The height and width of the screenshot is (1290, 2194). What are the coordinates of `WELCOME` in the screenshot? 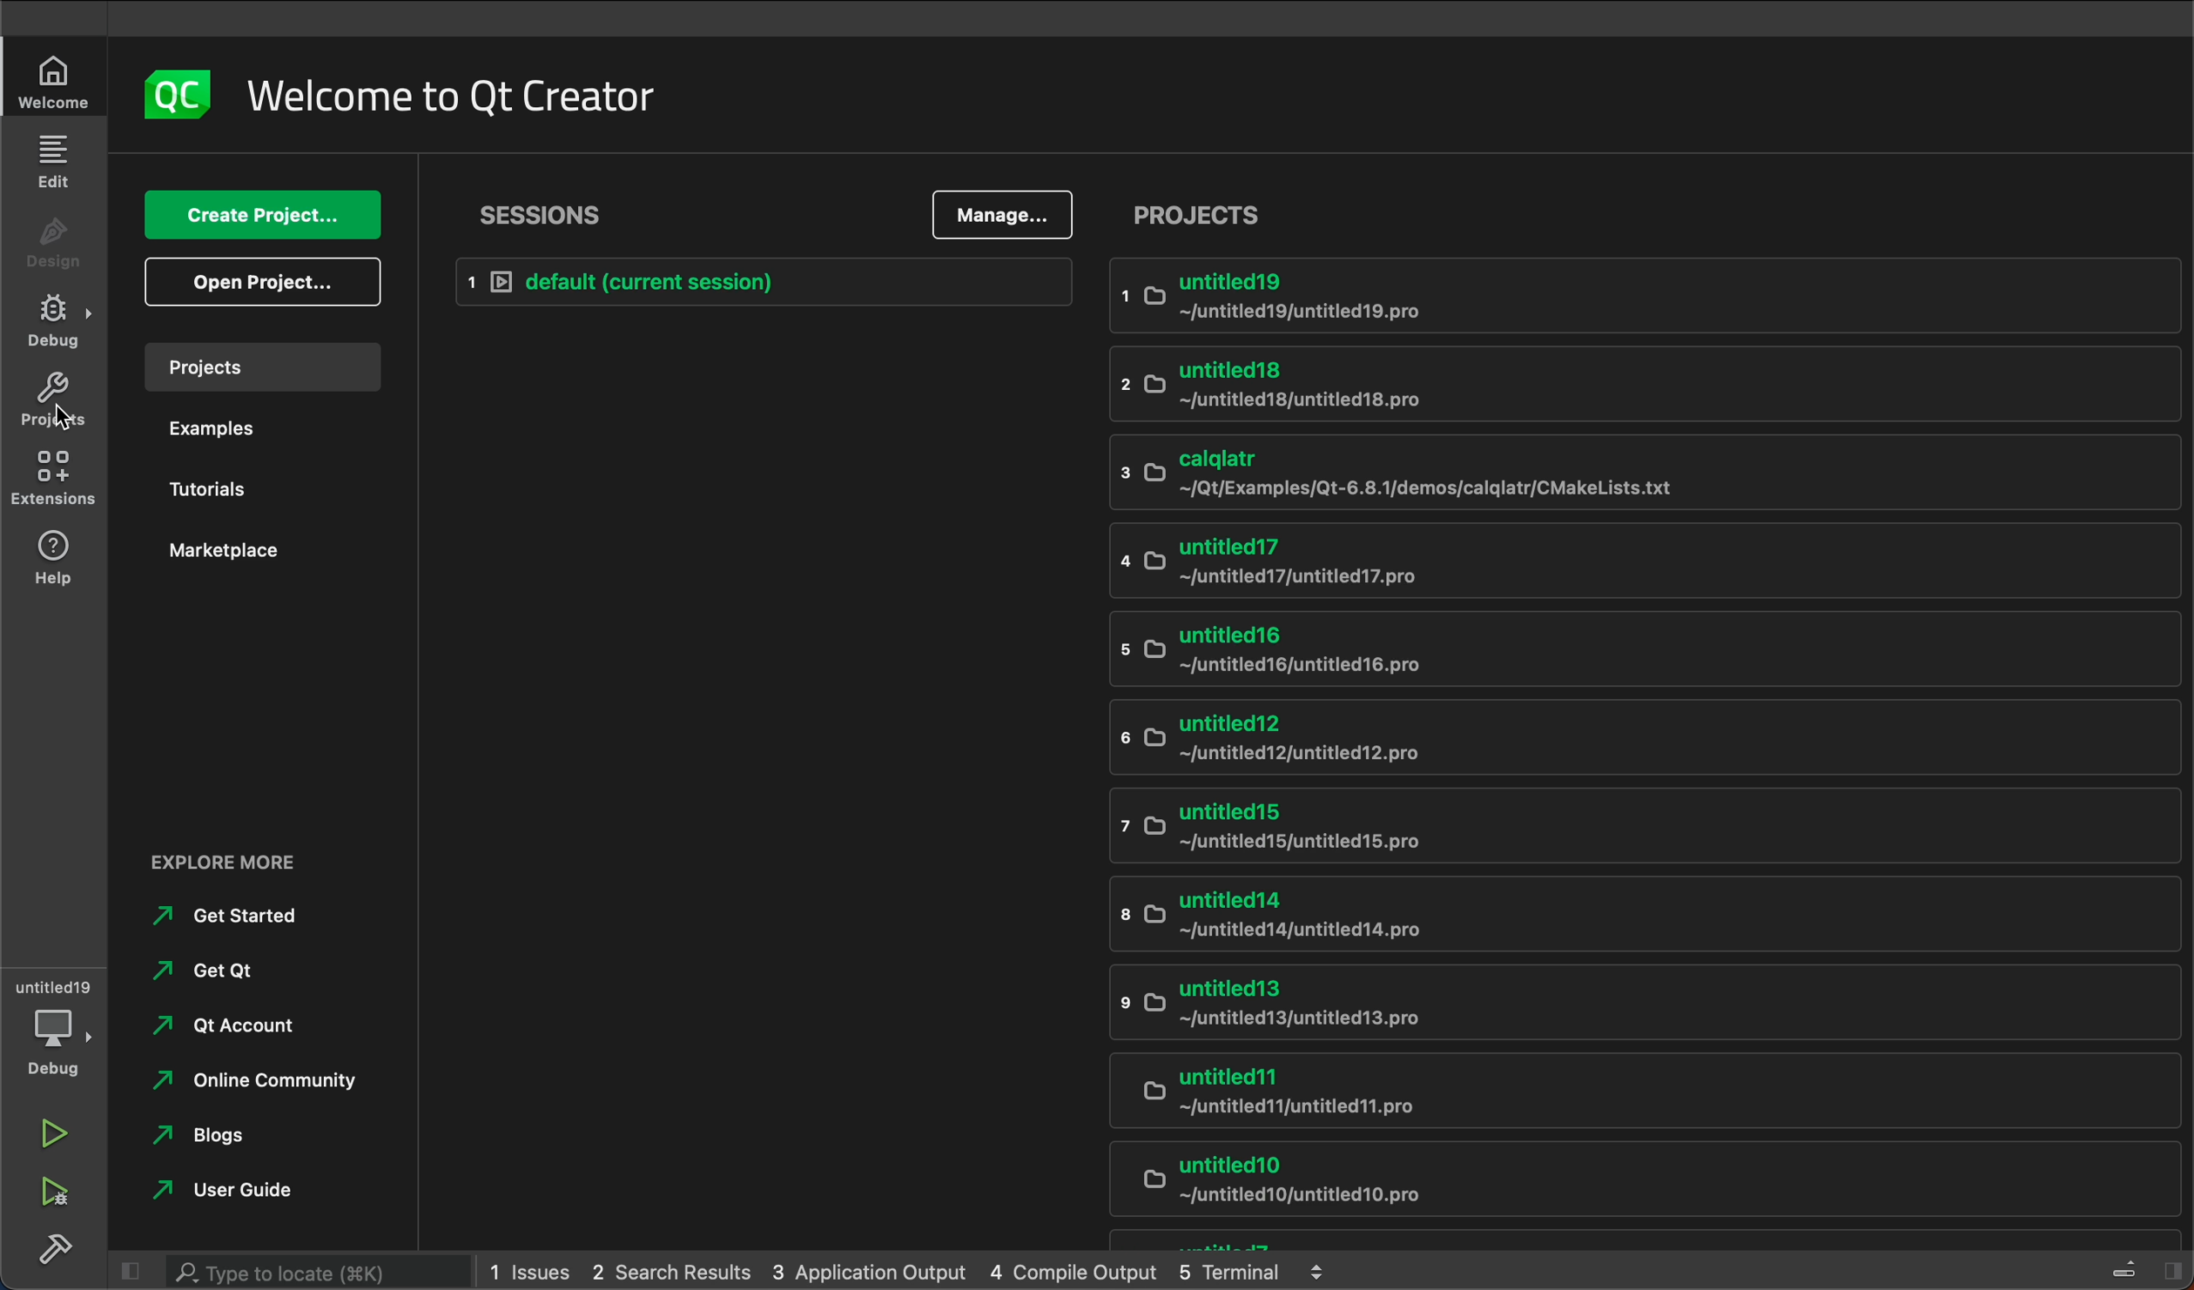 It's located at (56, 80).